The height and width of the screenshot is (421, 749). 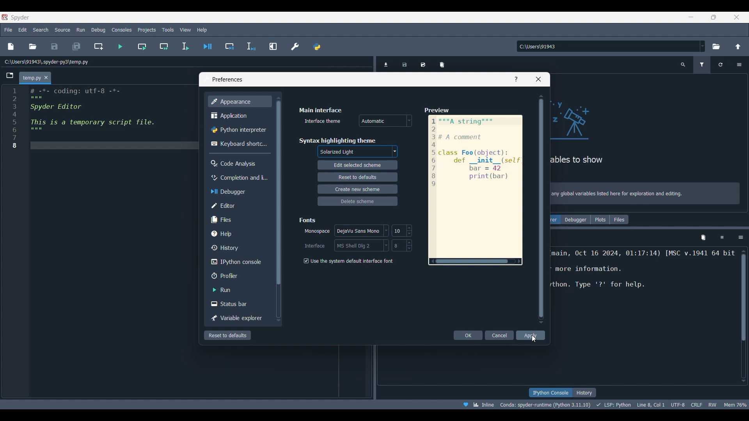 I want to click on Consoles menu, so click(x=121, y=30).